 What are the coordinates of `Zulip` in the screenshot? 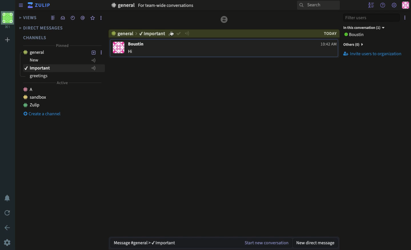 It's located at (40, 5).